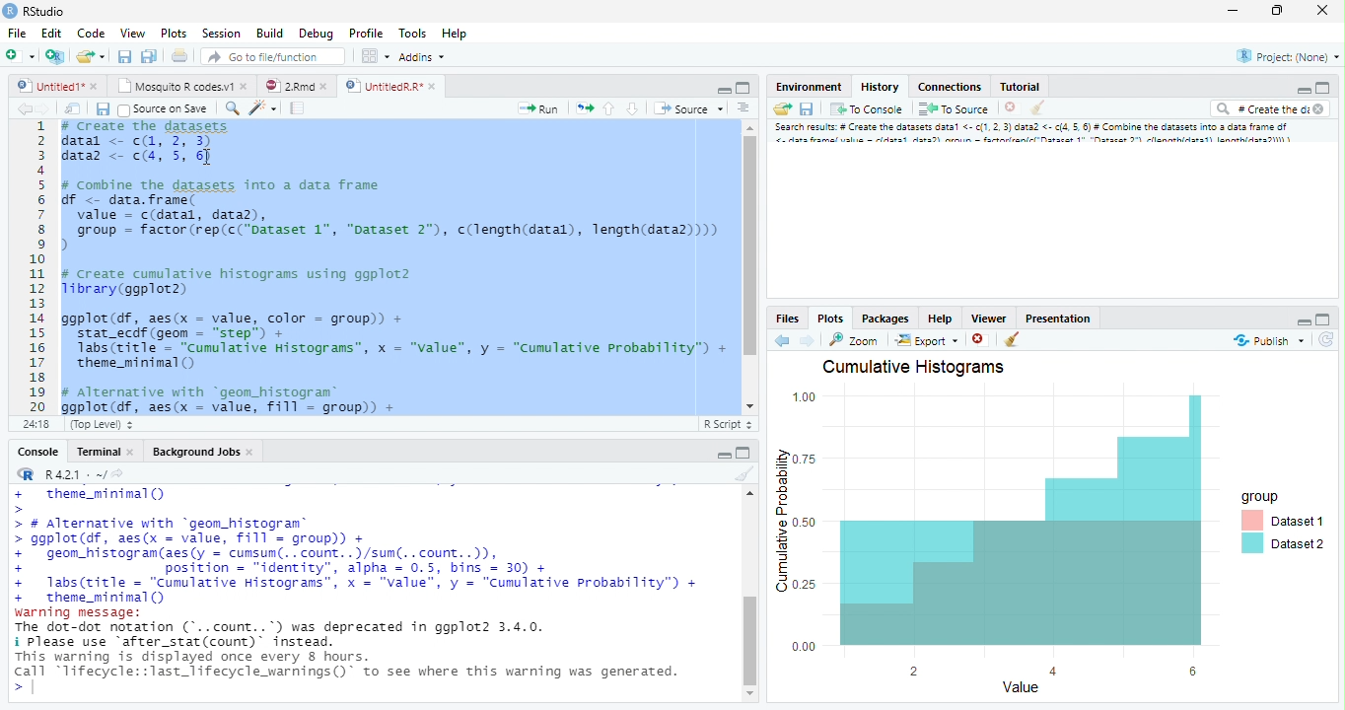  Describe the element at coordinates (784, 111) in the screenshot. I see `Load Workspace` at that location.